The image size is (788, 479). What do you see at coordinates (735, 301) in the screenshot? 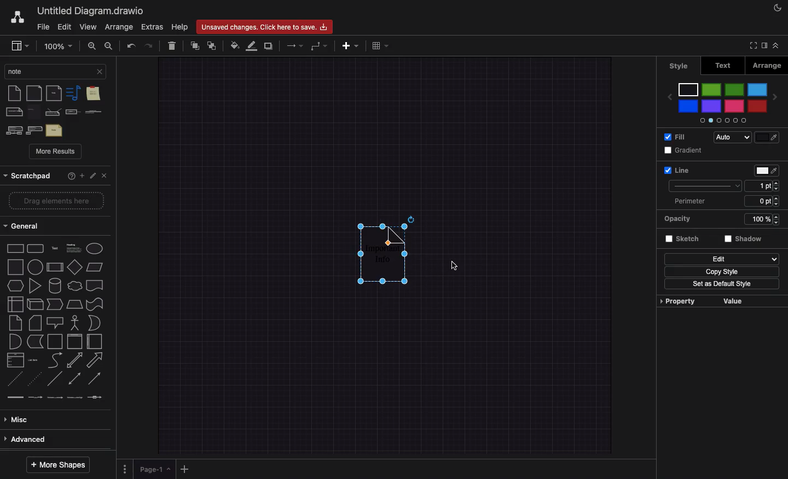
I see `value` at bounding box center [735, 301].